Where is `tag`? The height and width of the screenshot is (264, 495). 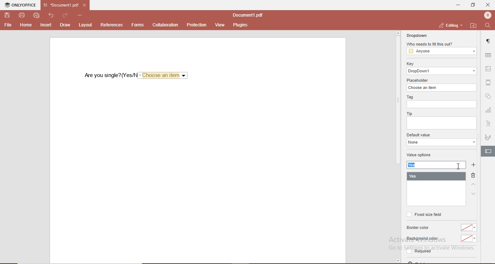
tag is located at coordinates (410, 97).